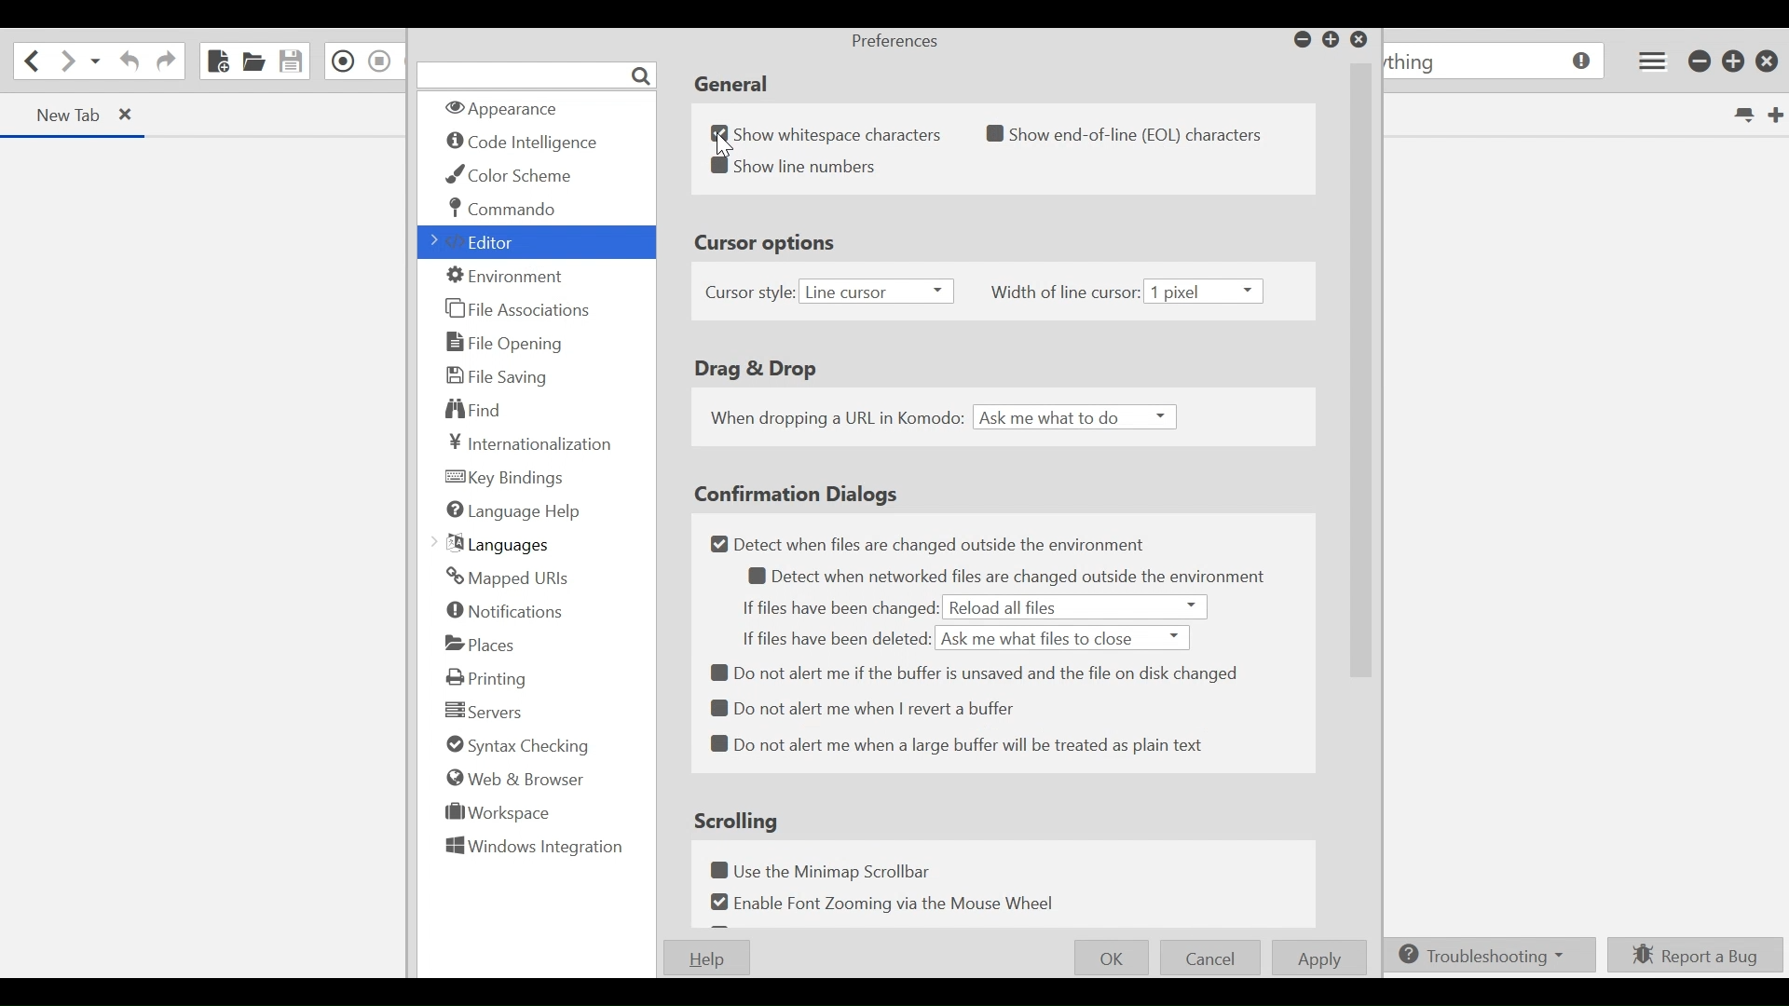  What do you see at coordinates (836, 637) in the screenshot?
I see `If Files have been deleted:` at bounding box center [836, 637].